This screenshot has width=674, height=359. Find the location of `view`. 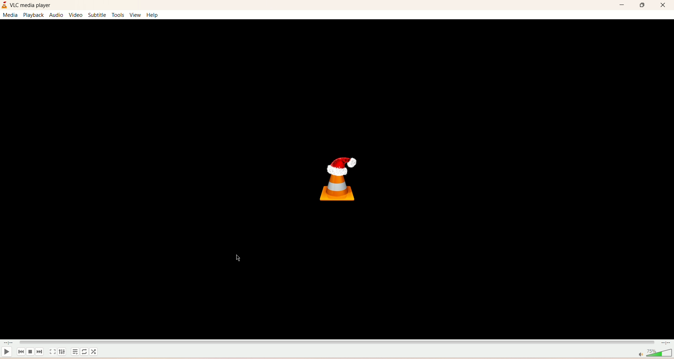

view is located at coordinates (135, 15).